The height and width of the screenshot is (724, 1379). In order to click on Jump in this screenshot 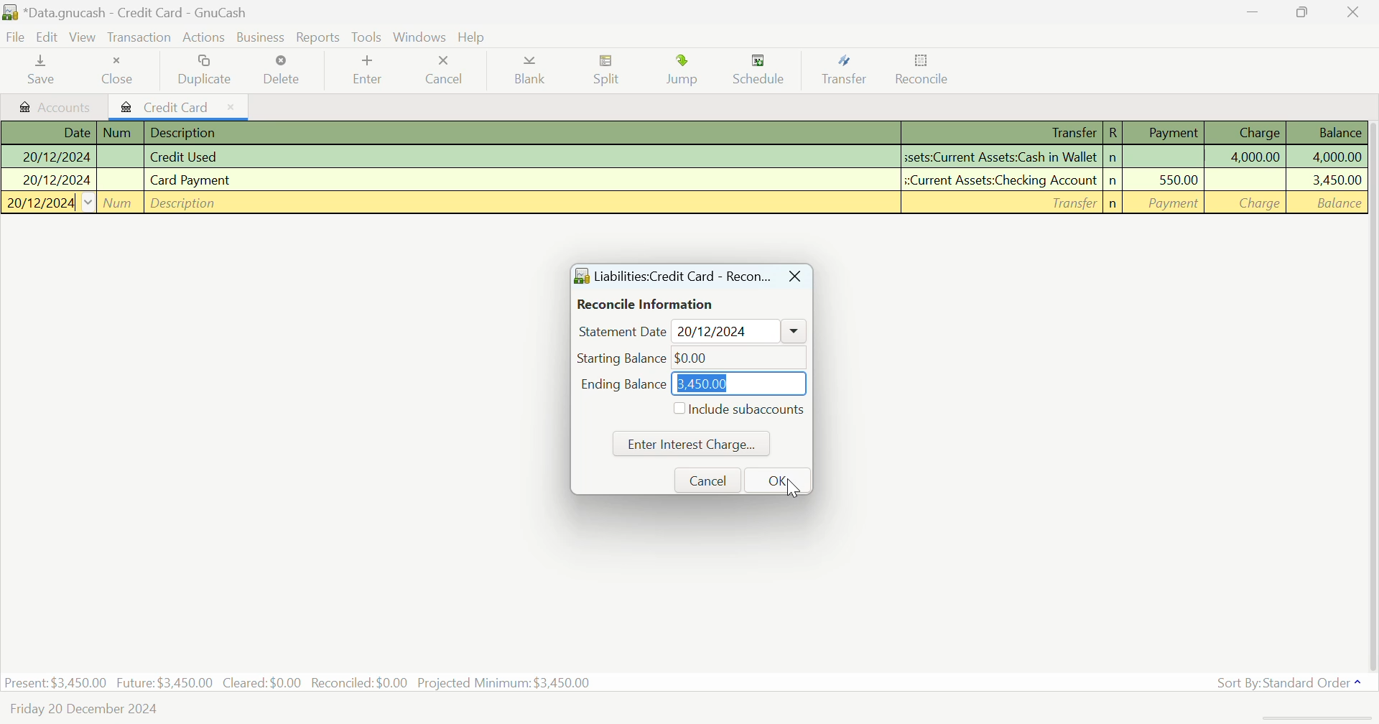, I will do `click(682, 72)`.